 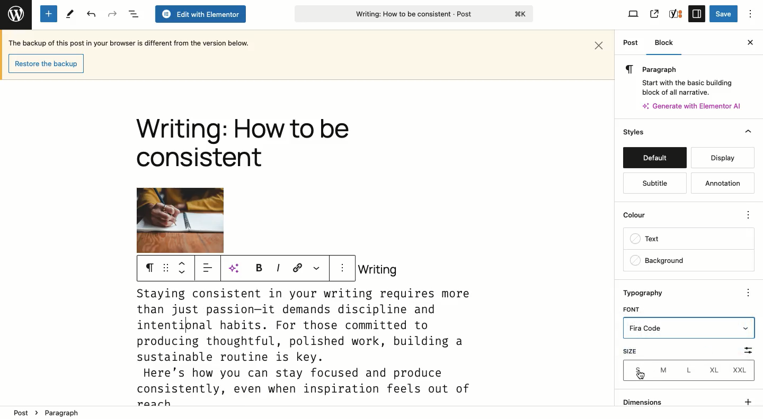 I want to click on FONT, so click(x=633, y=308).